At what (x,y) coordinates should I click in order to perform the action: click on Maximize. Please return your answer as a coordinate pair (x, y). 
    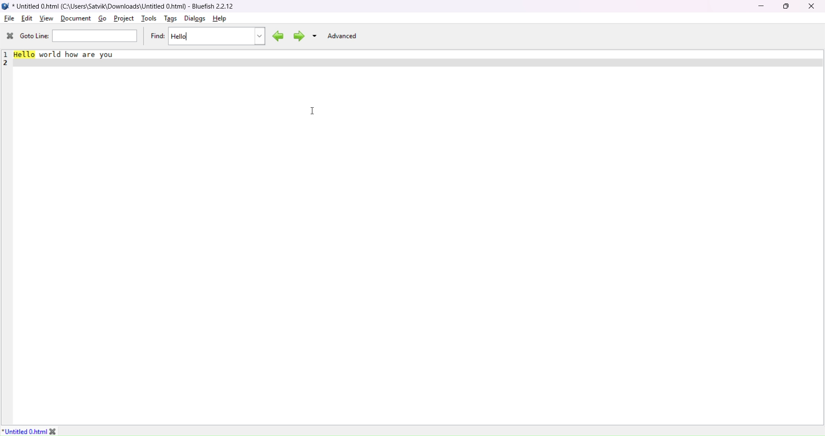
    Looking at the image, I should click on (787, 7).